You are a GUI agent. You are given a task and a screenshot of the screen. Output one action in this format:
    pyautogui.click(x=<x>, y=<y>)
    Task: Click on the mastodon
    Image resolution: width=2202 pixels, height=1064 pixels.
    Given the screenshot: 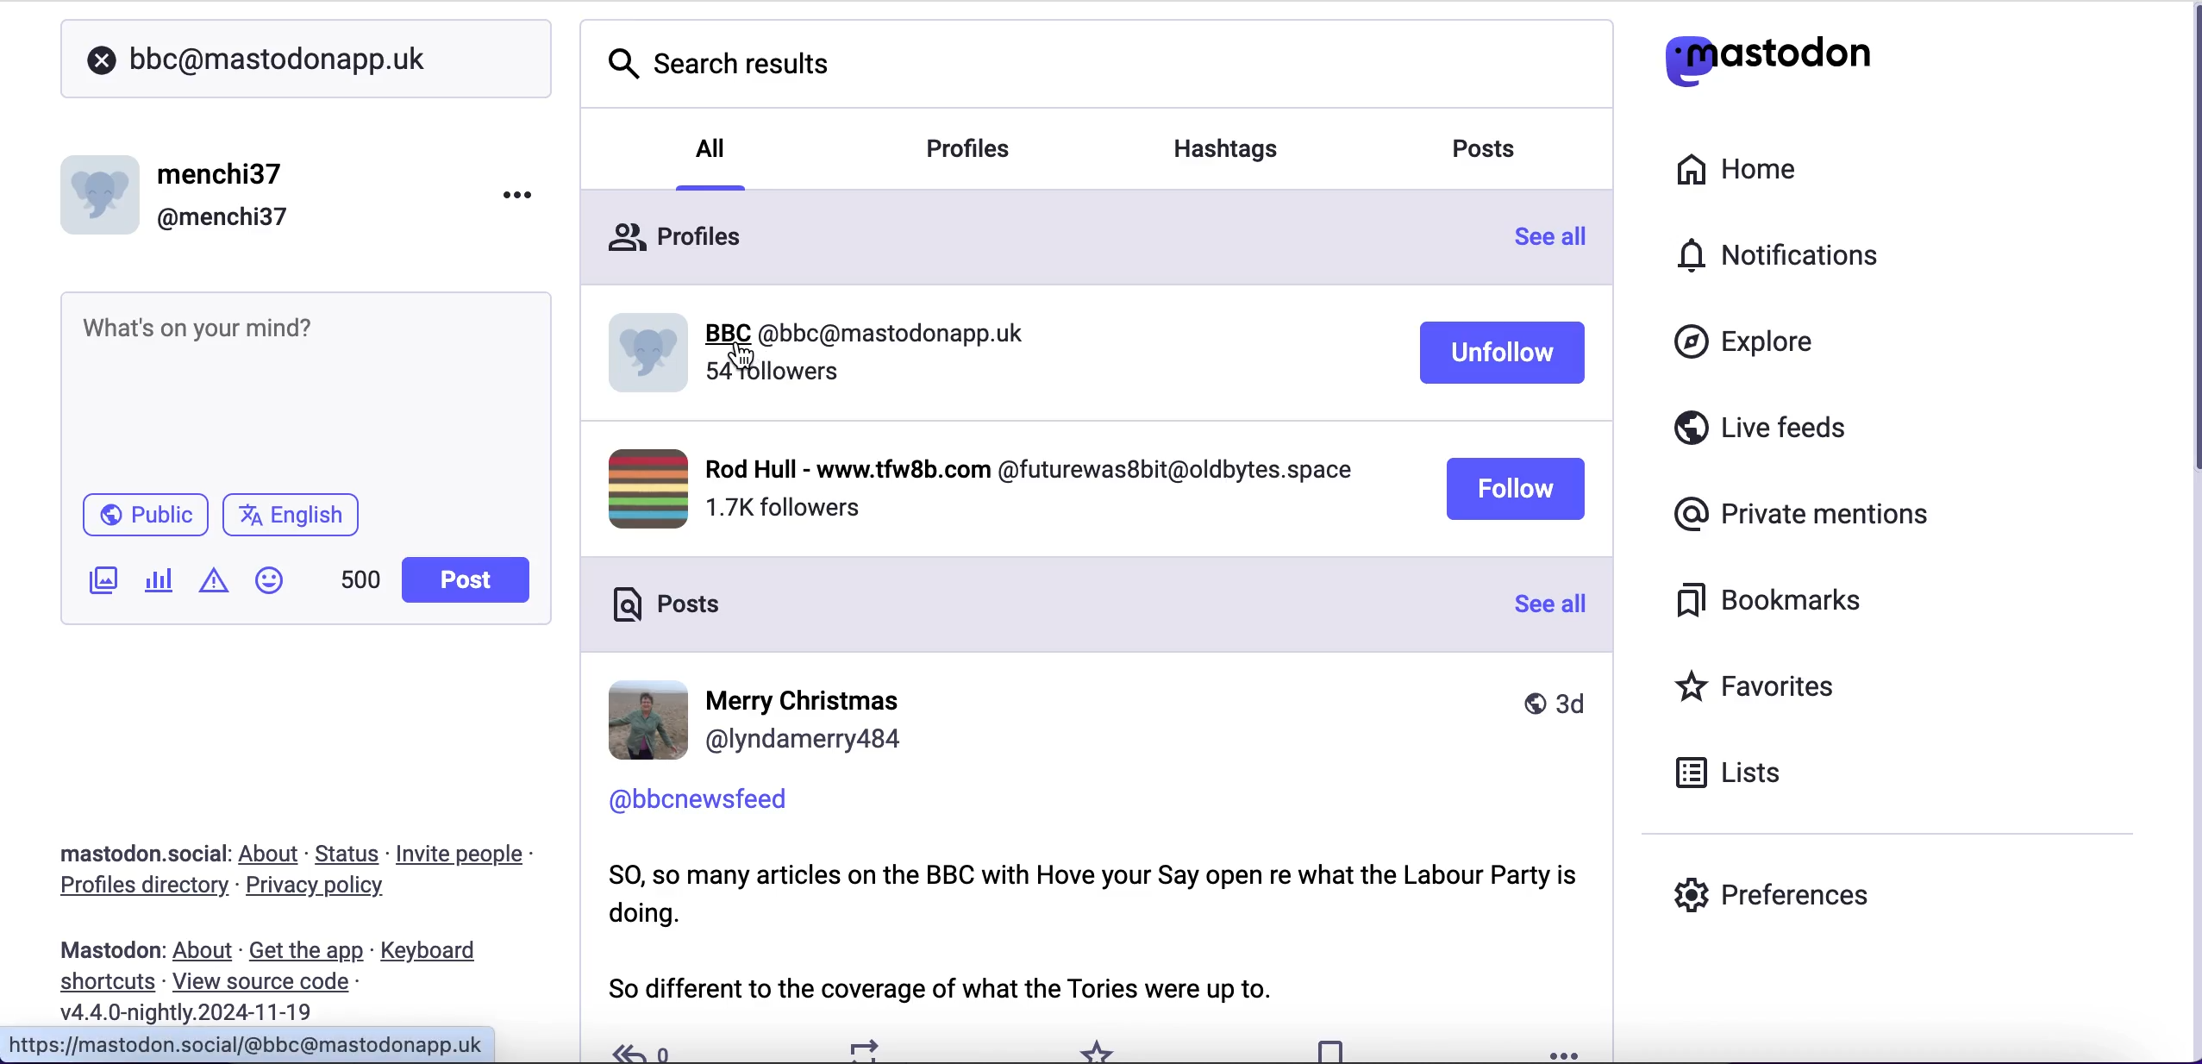 What is the action you would take?
    pyautogui.click(x=111, y=950)
    